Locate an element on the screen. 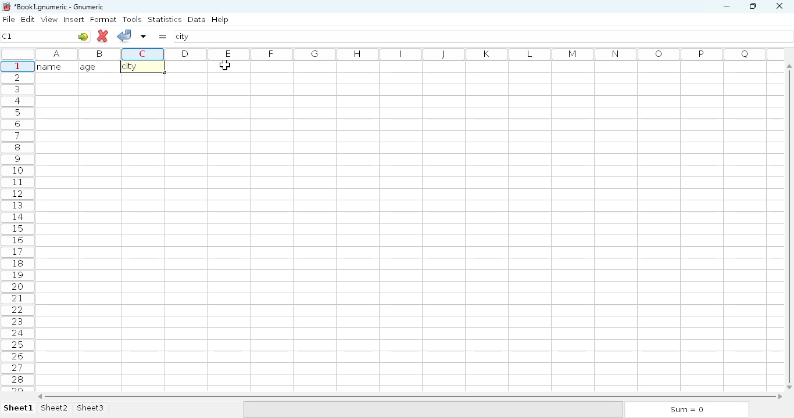  cancel change is located at coordinates (103, 36).